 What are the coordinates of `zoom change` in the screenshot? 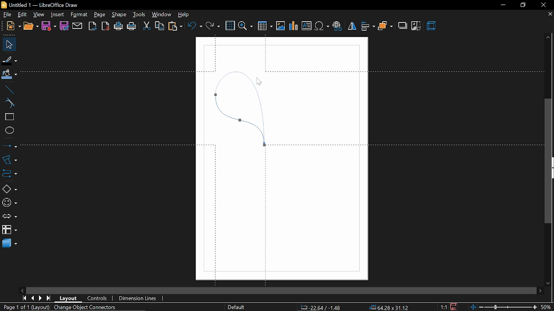 It's located at (505, 308).